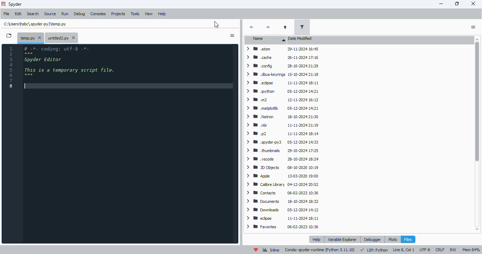 The image size is (482, 254). What do you see at coordinates (300, 38) in the screenshot?
I see `date modified` at bounding box center [300, 38].